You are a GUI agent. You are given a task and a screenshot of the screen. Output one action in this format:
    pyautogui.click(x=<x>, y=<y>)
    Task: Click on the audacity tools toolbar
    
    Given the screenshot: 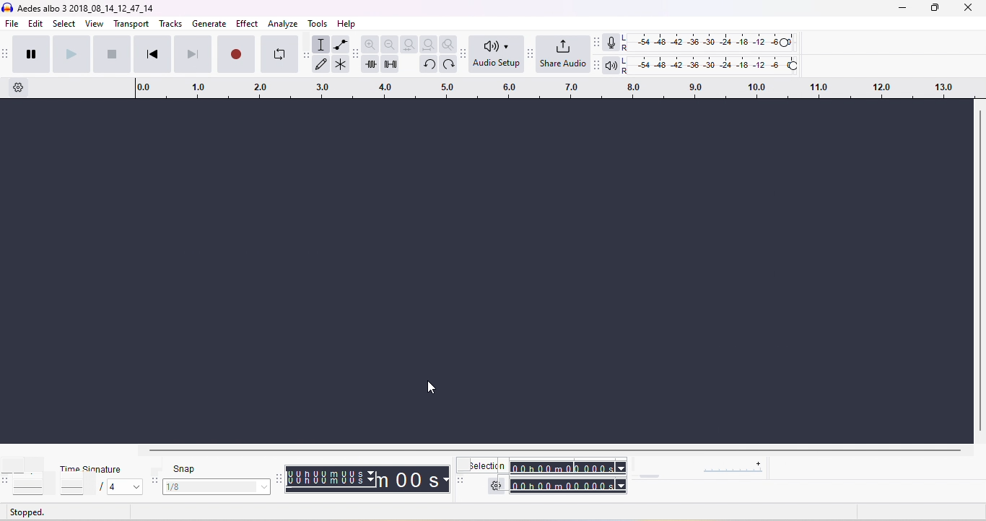 What is the action you would take?
    pyautogui.click(x=308, y=53)
    